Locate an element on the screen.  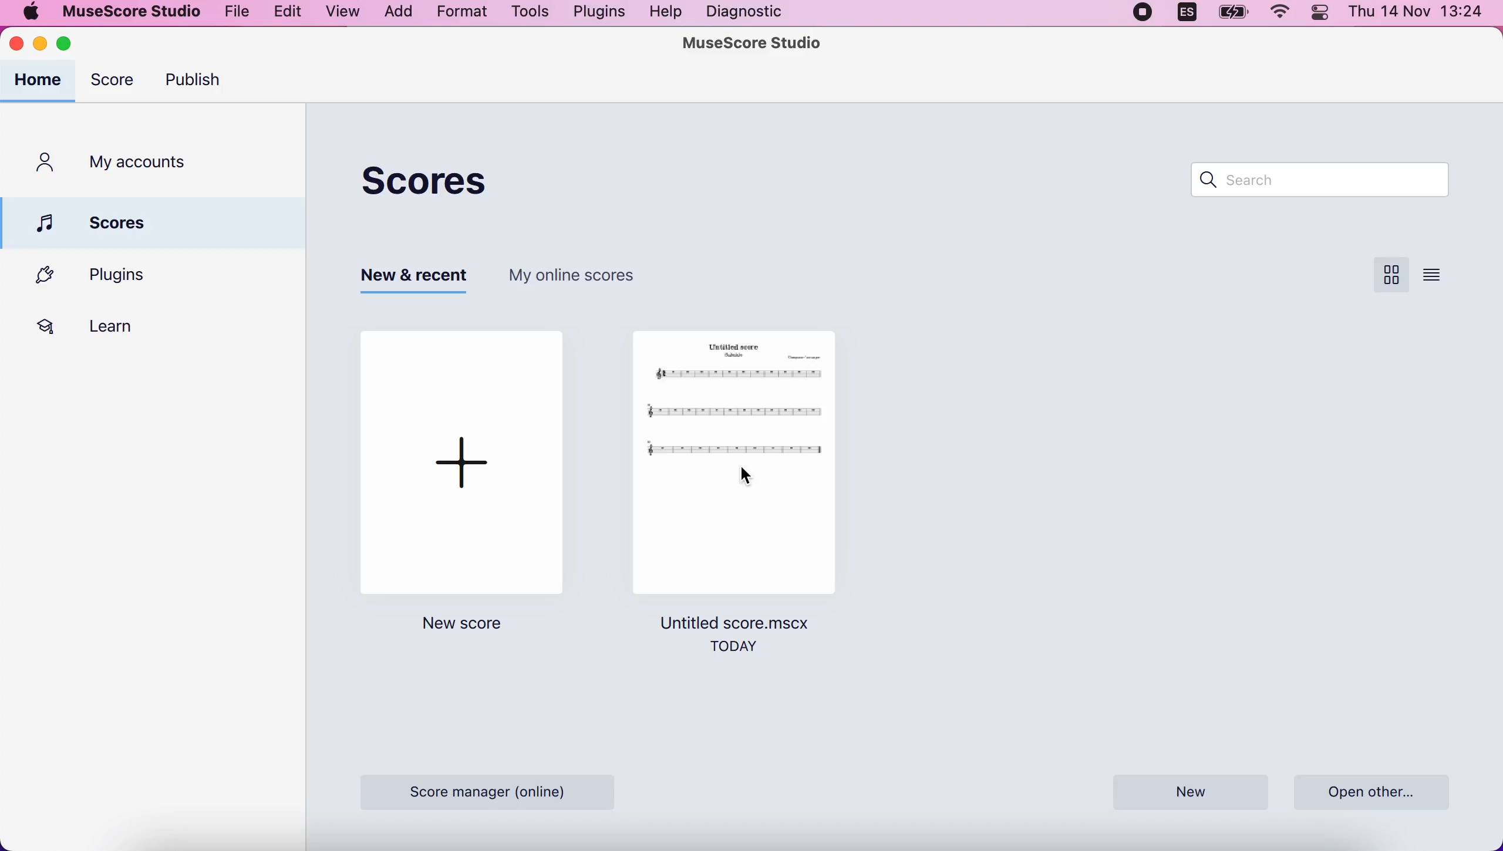
help is located at coordinates (663, 13).